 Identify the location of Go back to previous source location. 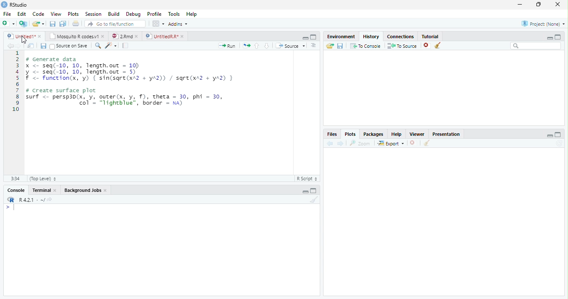
(10, 46).